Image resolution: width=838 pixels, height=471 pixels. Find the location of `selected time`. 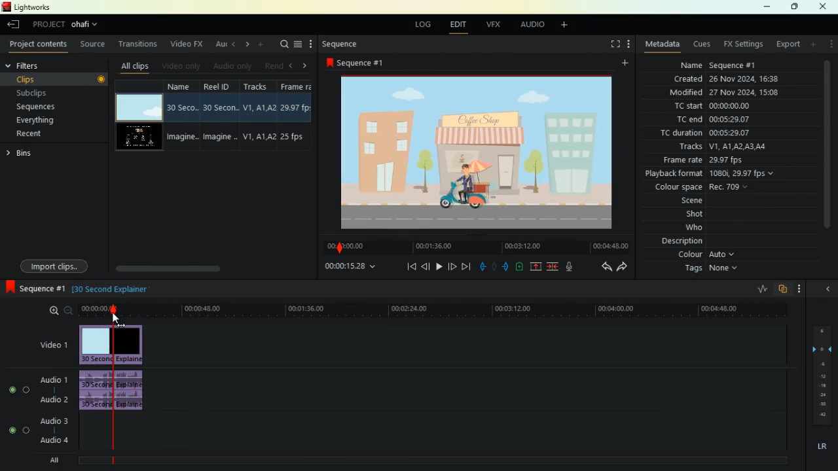

selected time is located at coordinates (113, 380).